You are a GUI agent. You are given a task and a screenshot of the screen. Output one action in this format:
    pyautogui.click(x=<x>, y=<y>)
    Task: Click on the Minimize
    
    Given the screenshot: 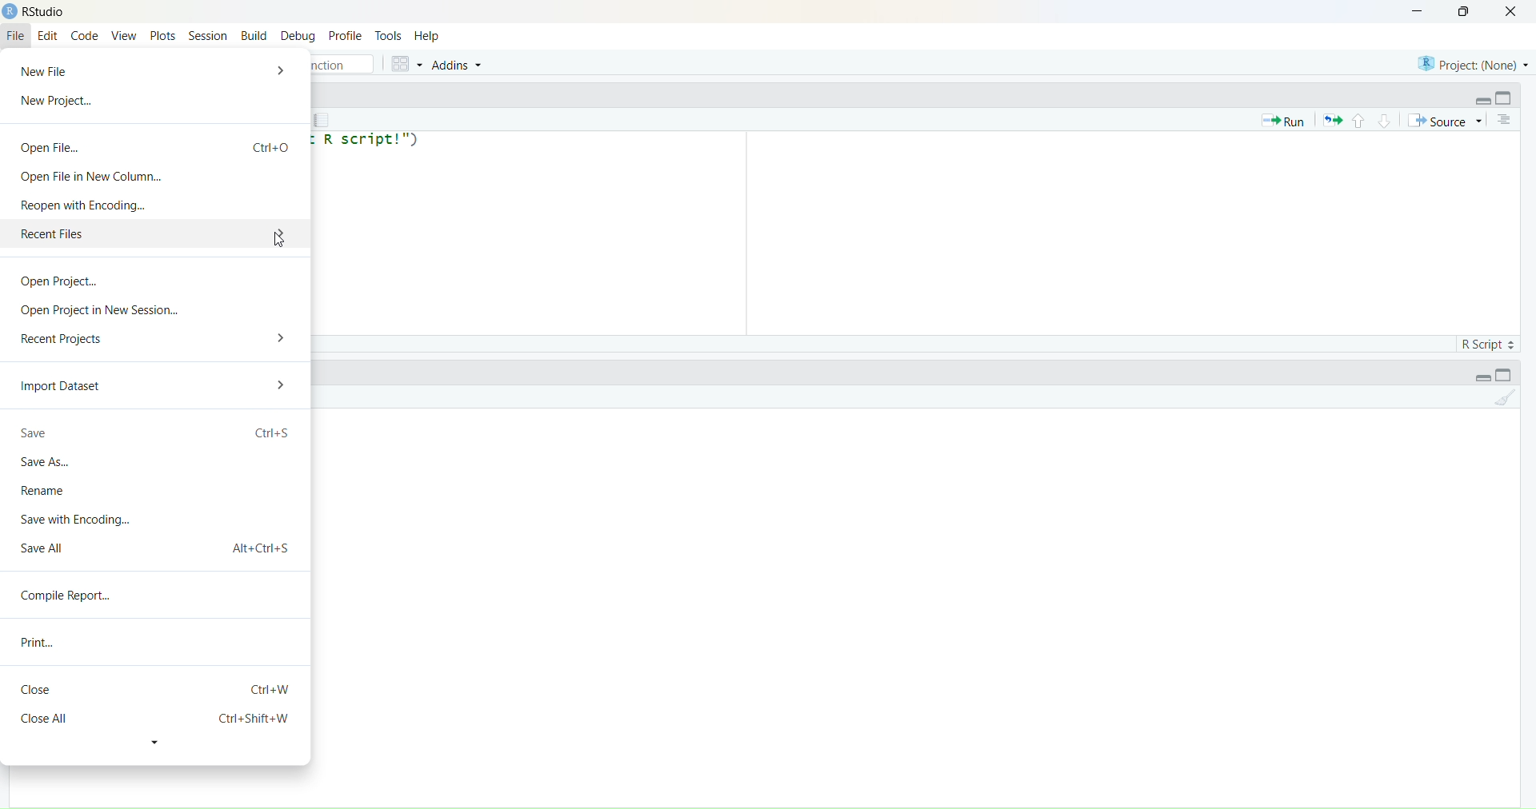 What is the action you would take?
    pyautogui.click(x=1477, y=98)
    